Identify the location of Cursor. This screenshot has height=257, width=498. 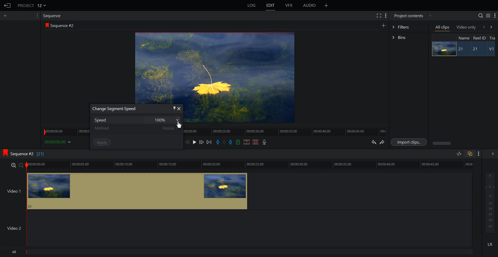
(180, 126).